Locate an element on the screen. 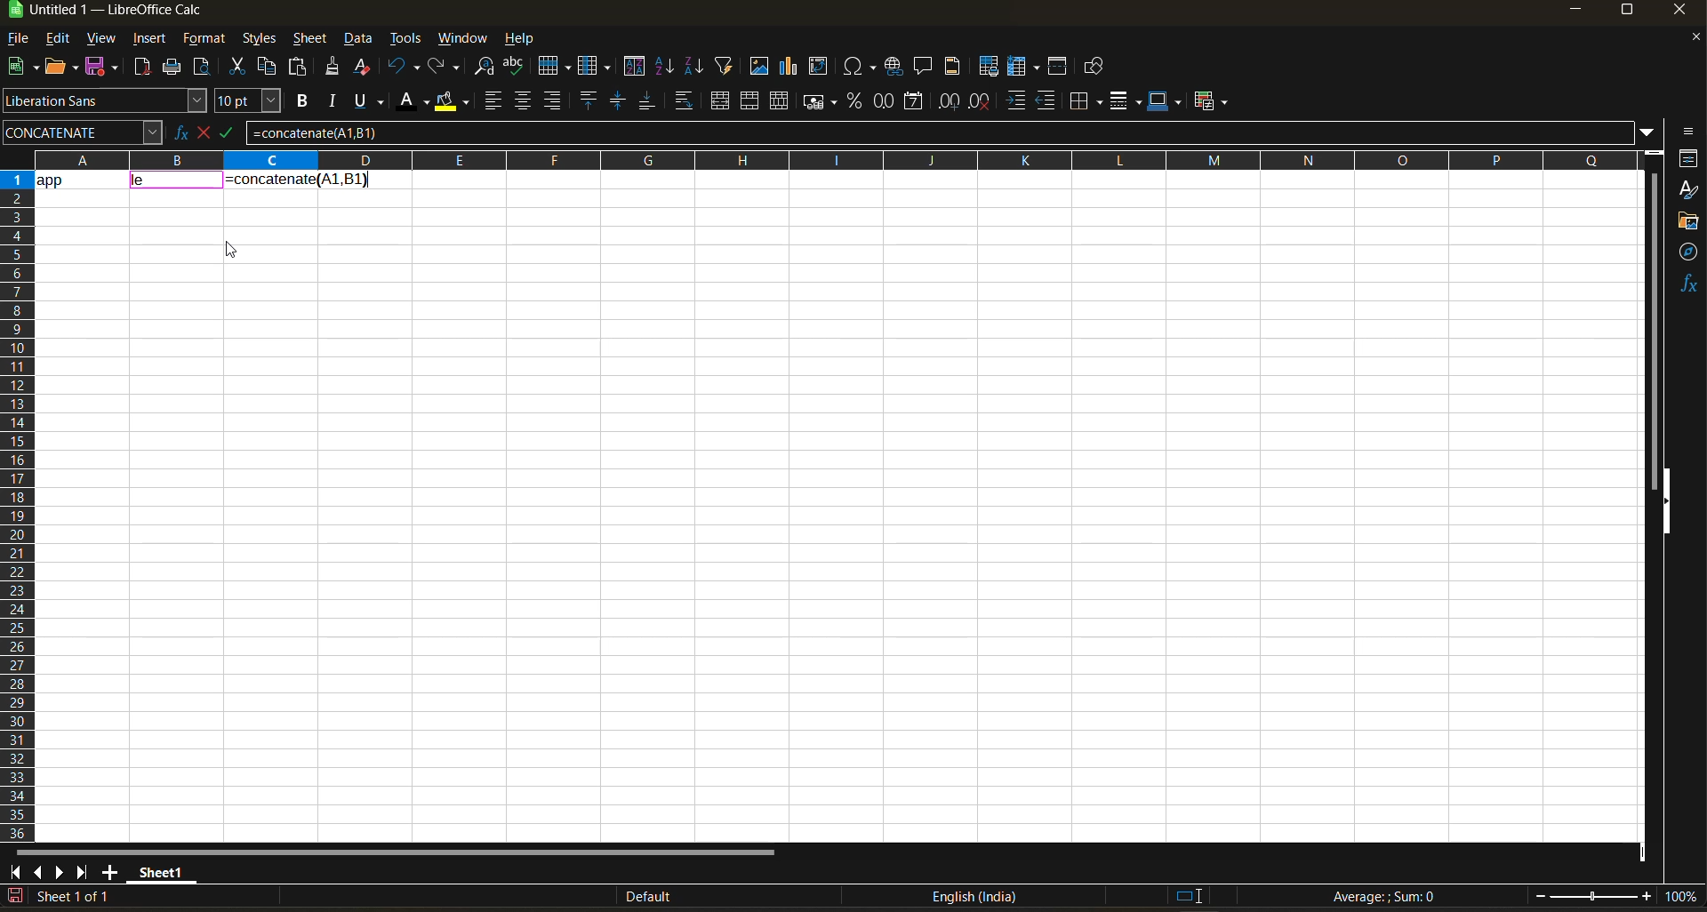 This screenshot has height=912, width=1707. text language is located at coordinates (974, 896).